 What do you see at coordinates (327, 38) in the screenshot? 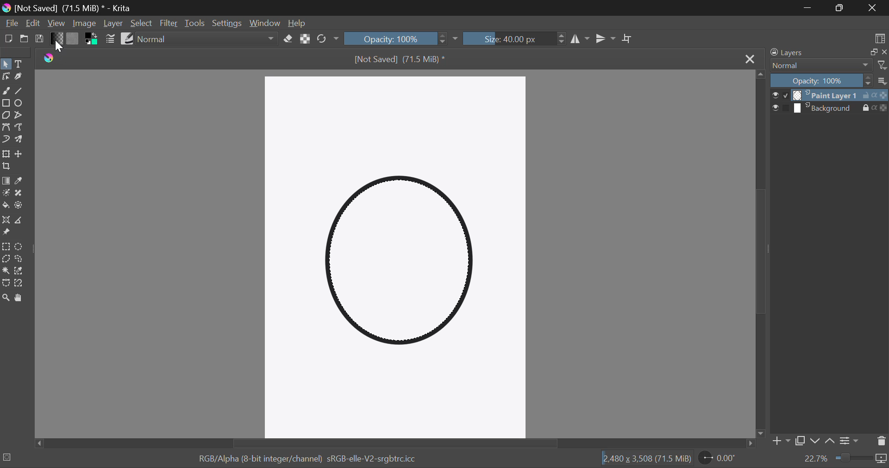
I see `Rotate` at bounding box center [327, 38].